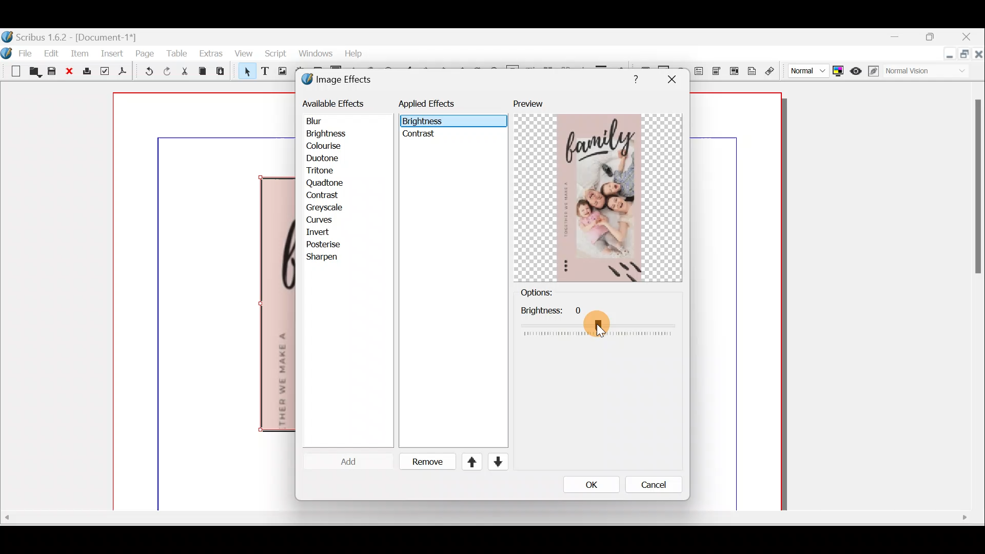  I want to click on PDF List box, so click(734, 70).